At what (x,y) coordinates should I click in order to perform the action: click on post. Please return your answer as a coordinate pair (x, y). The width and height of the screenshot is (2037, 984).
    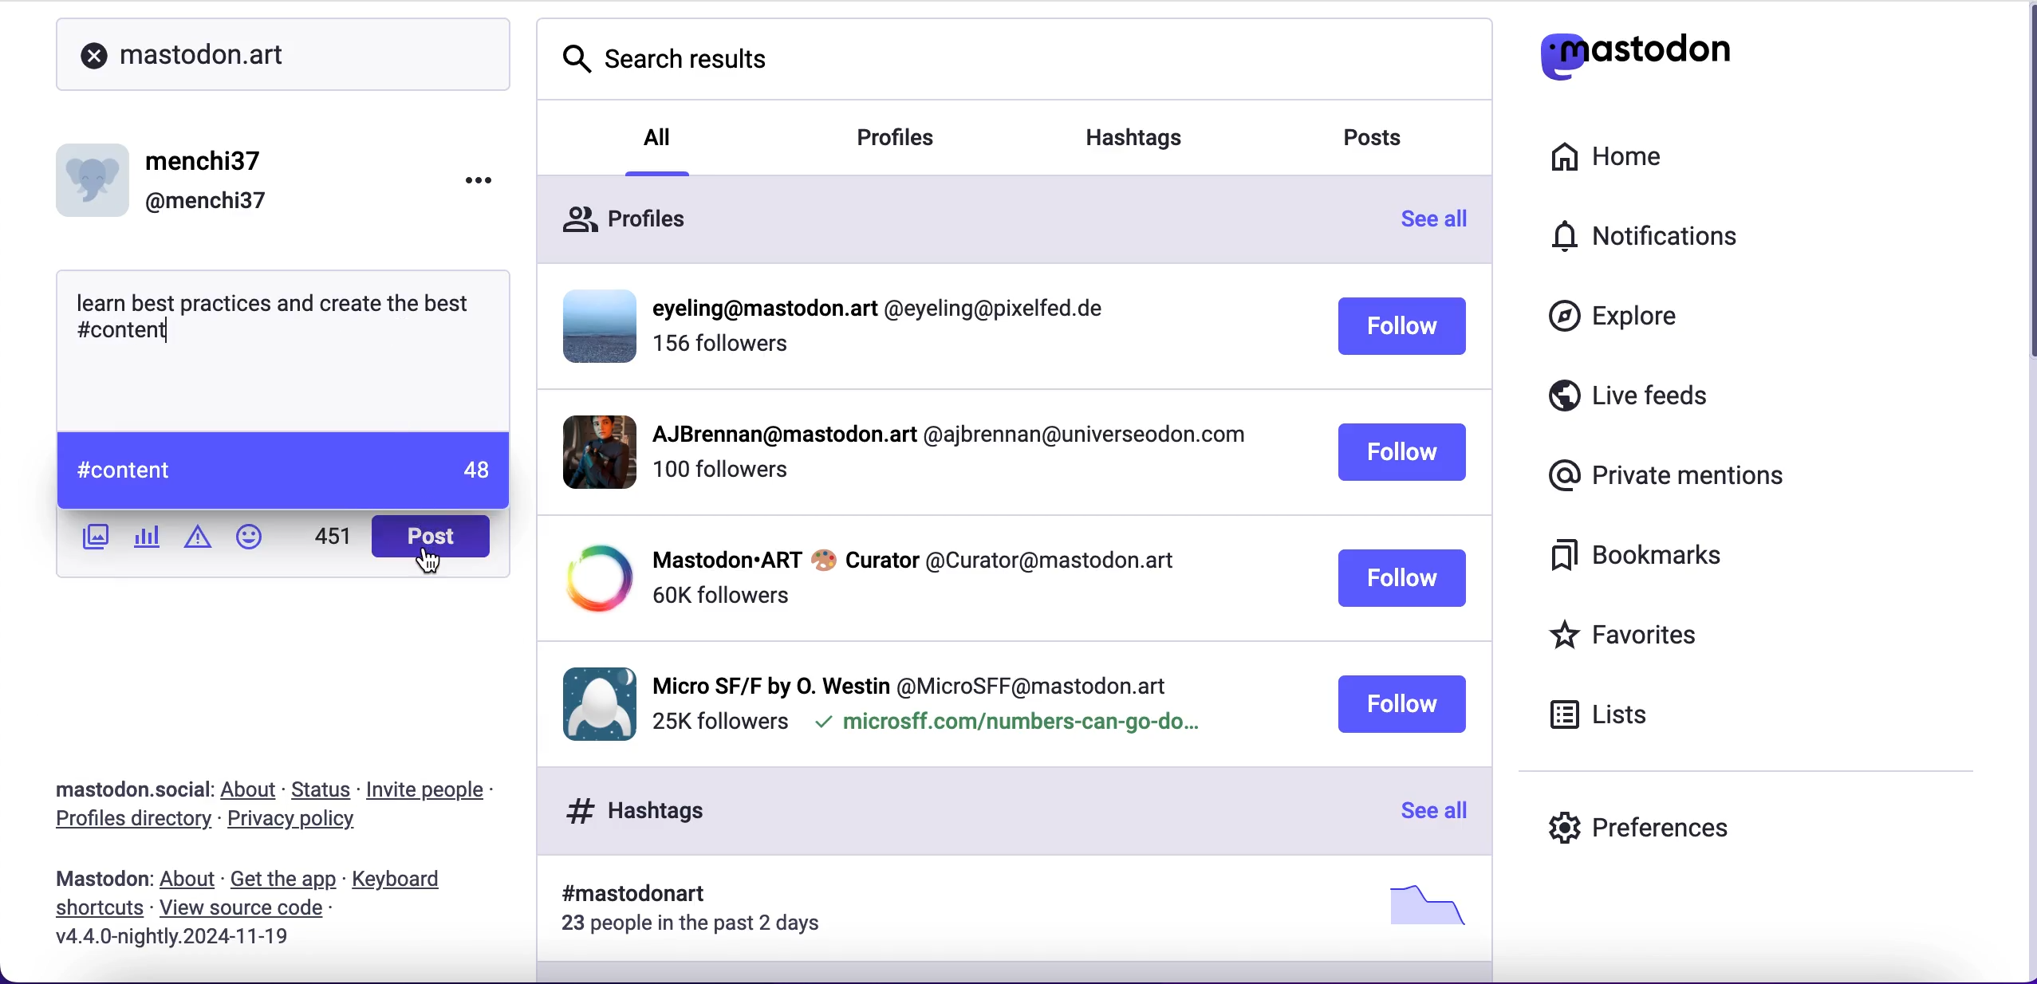
    Looking at the image, I should click on (429, 537).